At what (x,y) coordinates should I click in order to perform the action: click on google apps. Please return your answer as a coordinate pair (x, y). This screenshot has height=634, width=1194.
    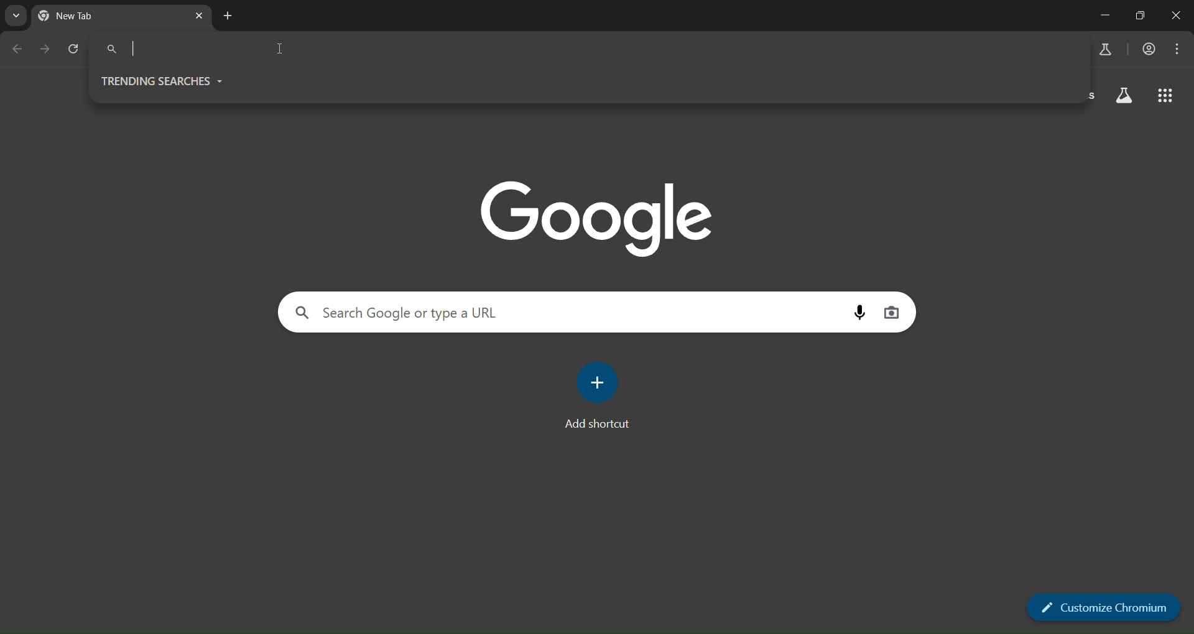
    Looking at the image, I should click on (1167, 95).